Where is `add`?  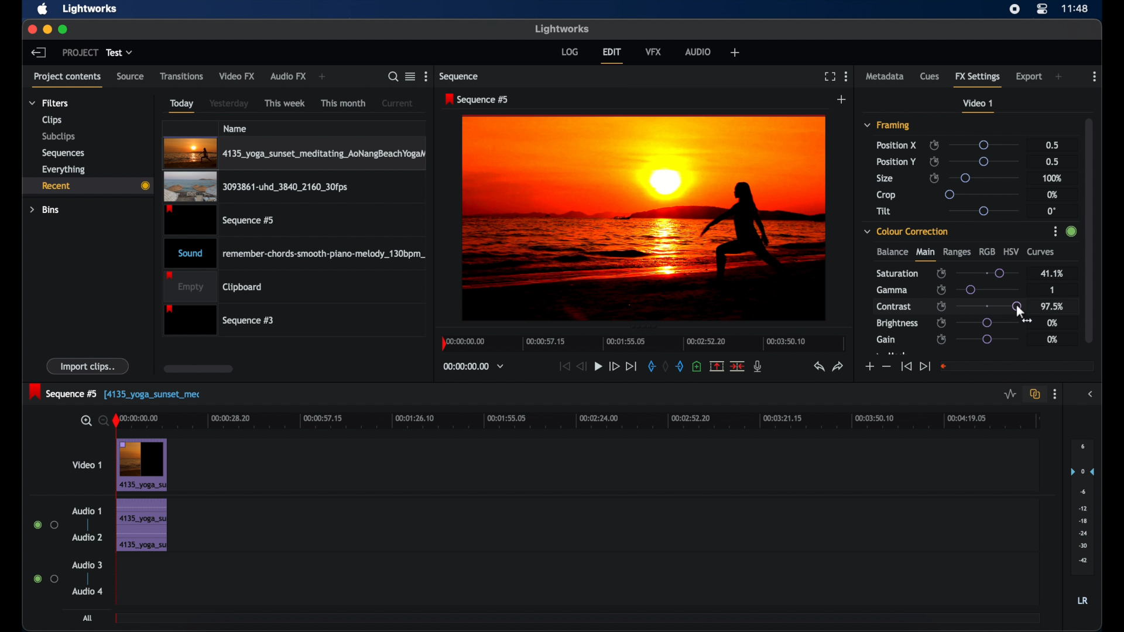
add is located at coordinates (323, 77).